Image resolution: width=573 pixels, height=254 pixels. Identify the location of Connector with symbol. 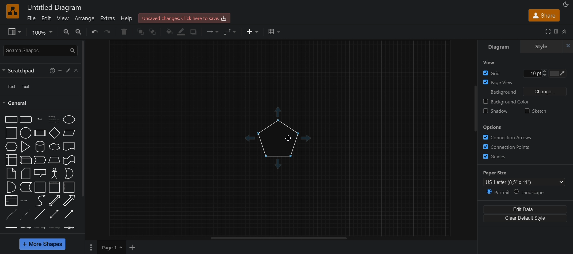
(70, 228).